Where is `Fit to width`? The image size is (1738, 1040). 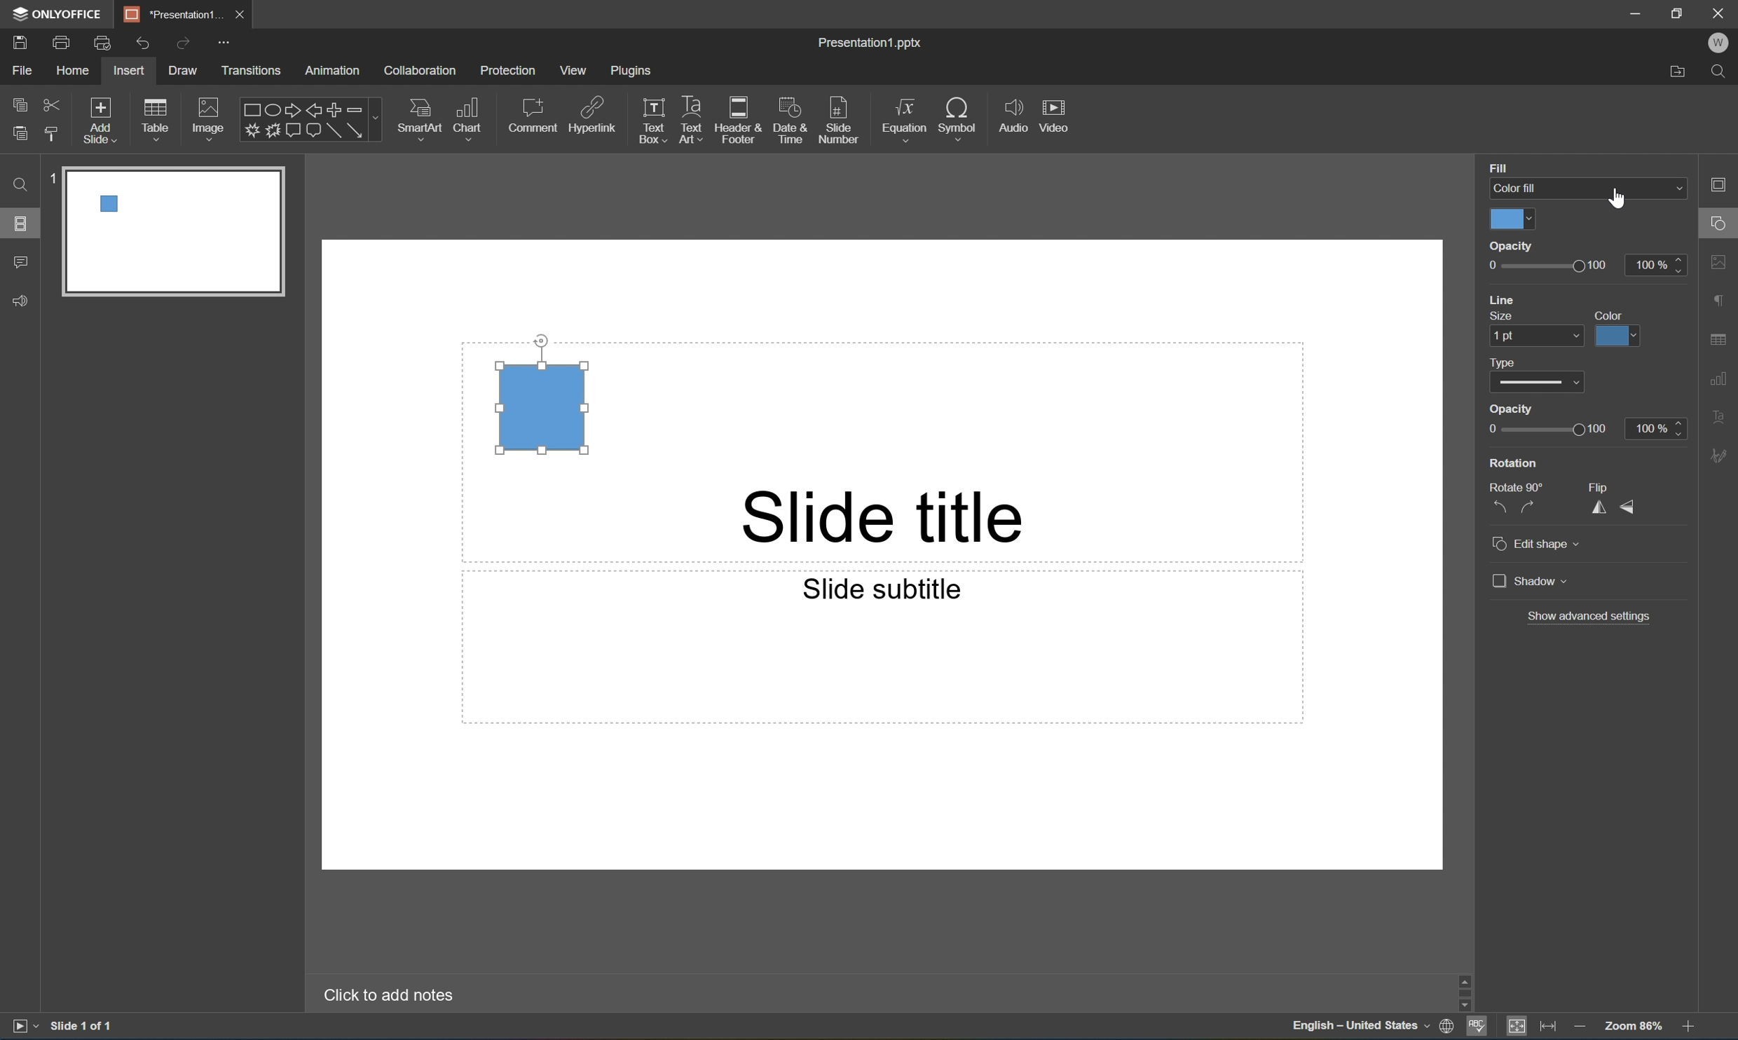
Fit to width is located at coordinates (1550, 1025).